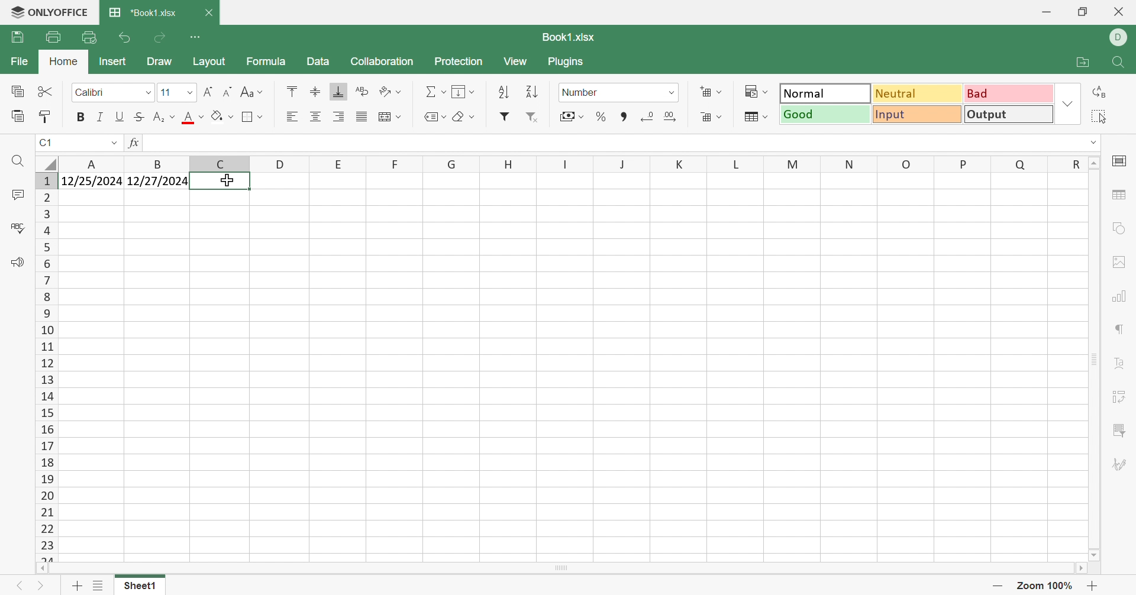 Image resolution: width=1136 pixels, height=595 pixels. Describe the element at coordinates (47, 93) in the screenshot. I see `Cut` at that location.